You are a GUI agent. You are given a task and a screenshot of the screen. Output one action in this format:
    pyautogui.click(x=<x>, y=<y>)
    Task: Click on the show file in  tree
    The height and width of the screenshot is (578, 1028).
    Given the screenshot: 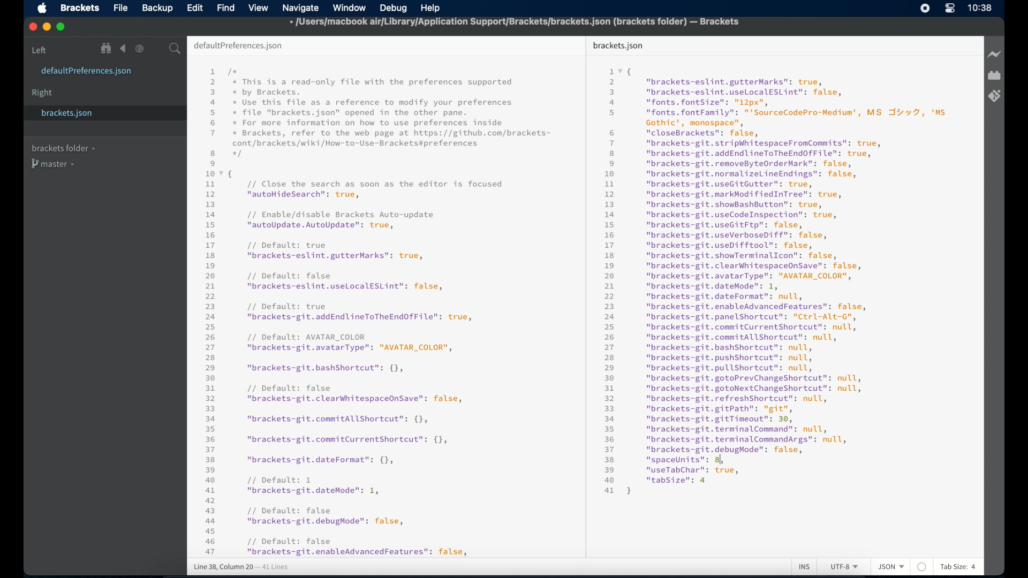 What is the action you would take?
    pyautogui.click(x=107, y=48)
    